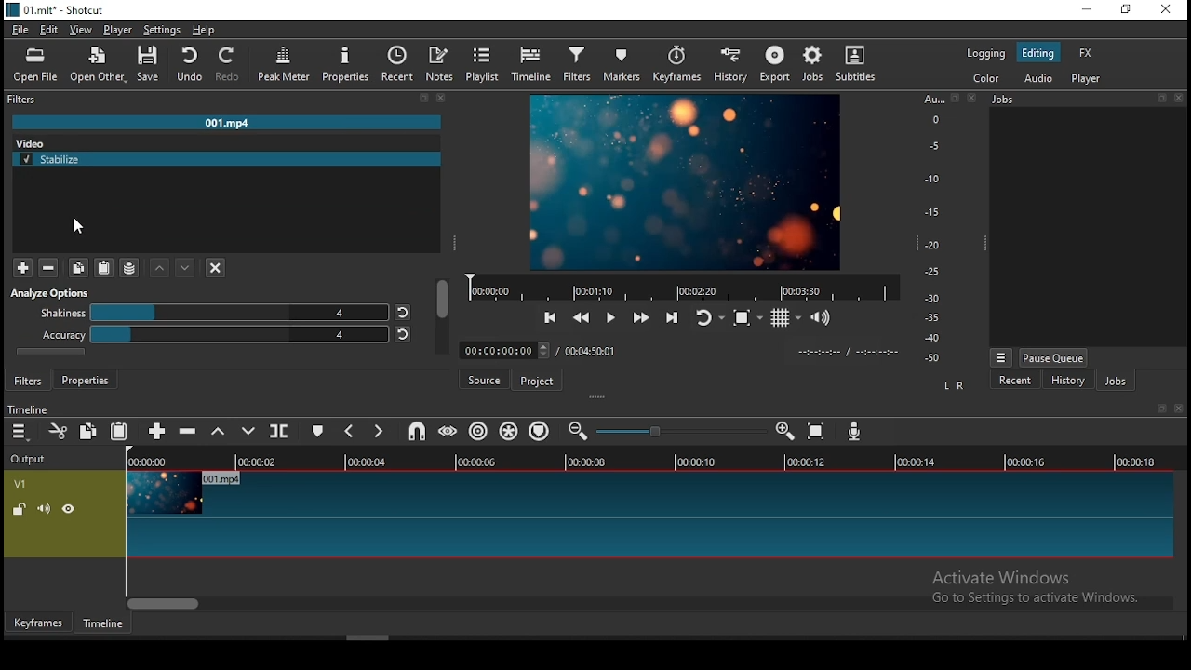 The image size is (1191, 670). I want to click on timeline menu, so click(21, 432).